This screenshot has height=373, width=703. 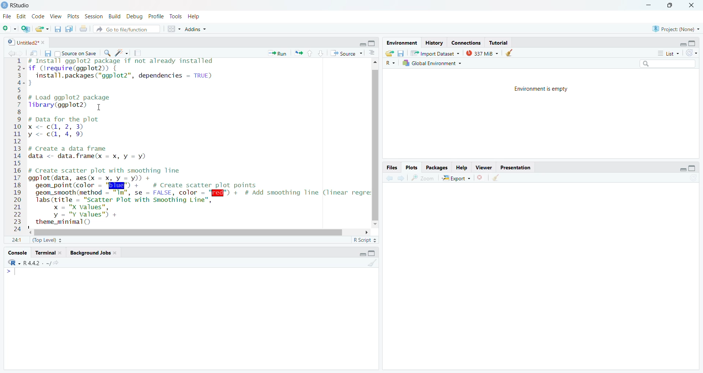 What do you see at coordinates (94, 17) in the screenshot?
I see `Session` at bounding box center [94, 17].